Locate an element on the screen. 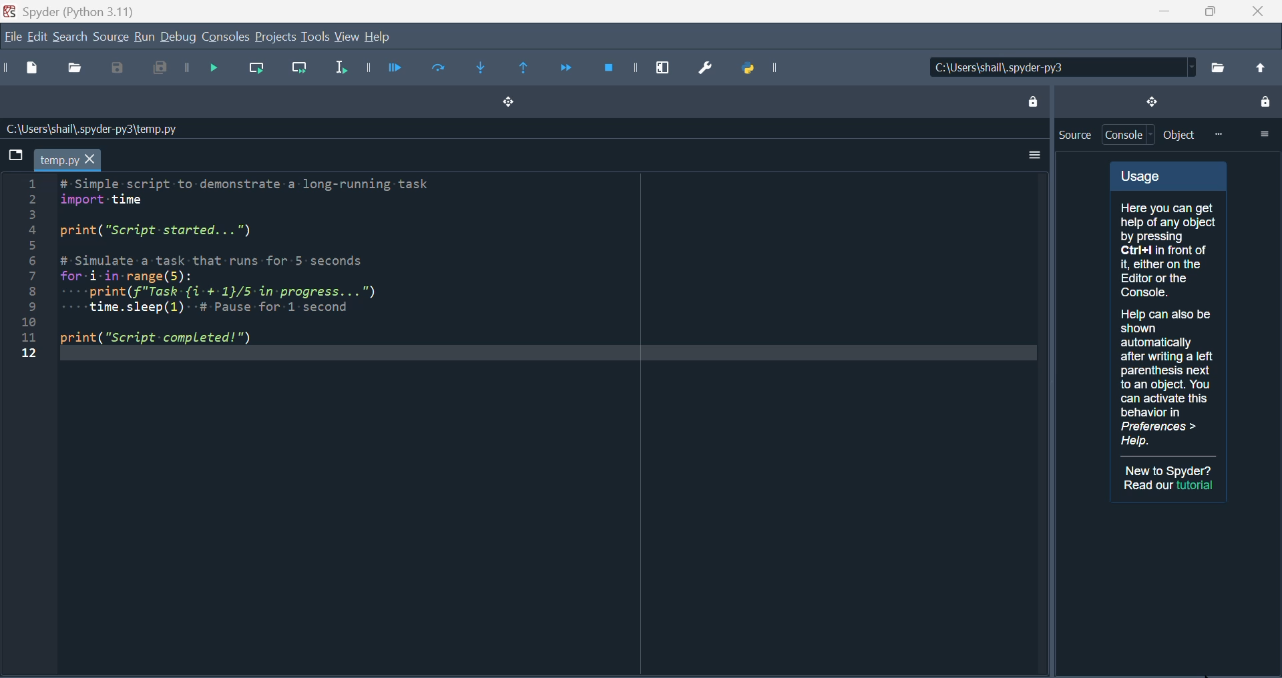 The height and width of the screenshot is (678, 1282). Object is located at coordinates (1180, 135).